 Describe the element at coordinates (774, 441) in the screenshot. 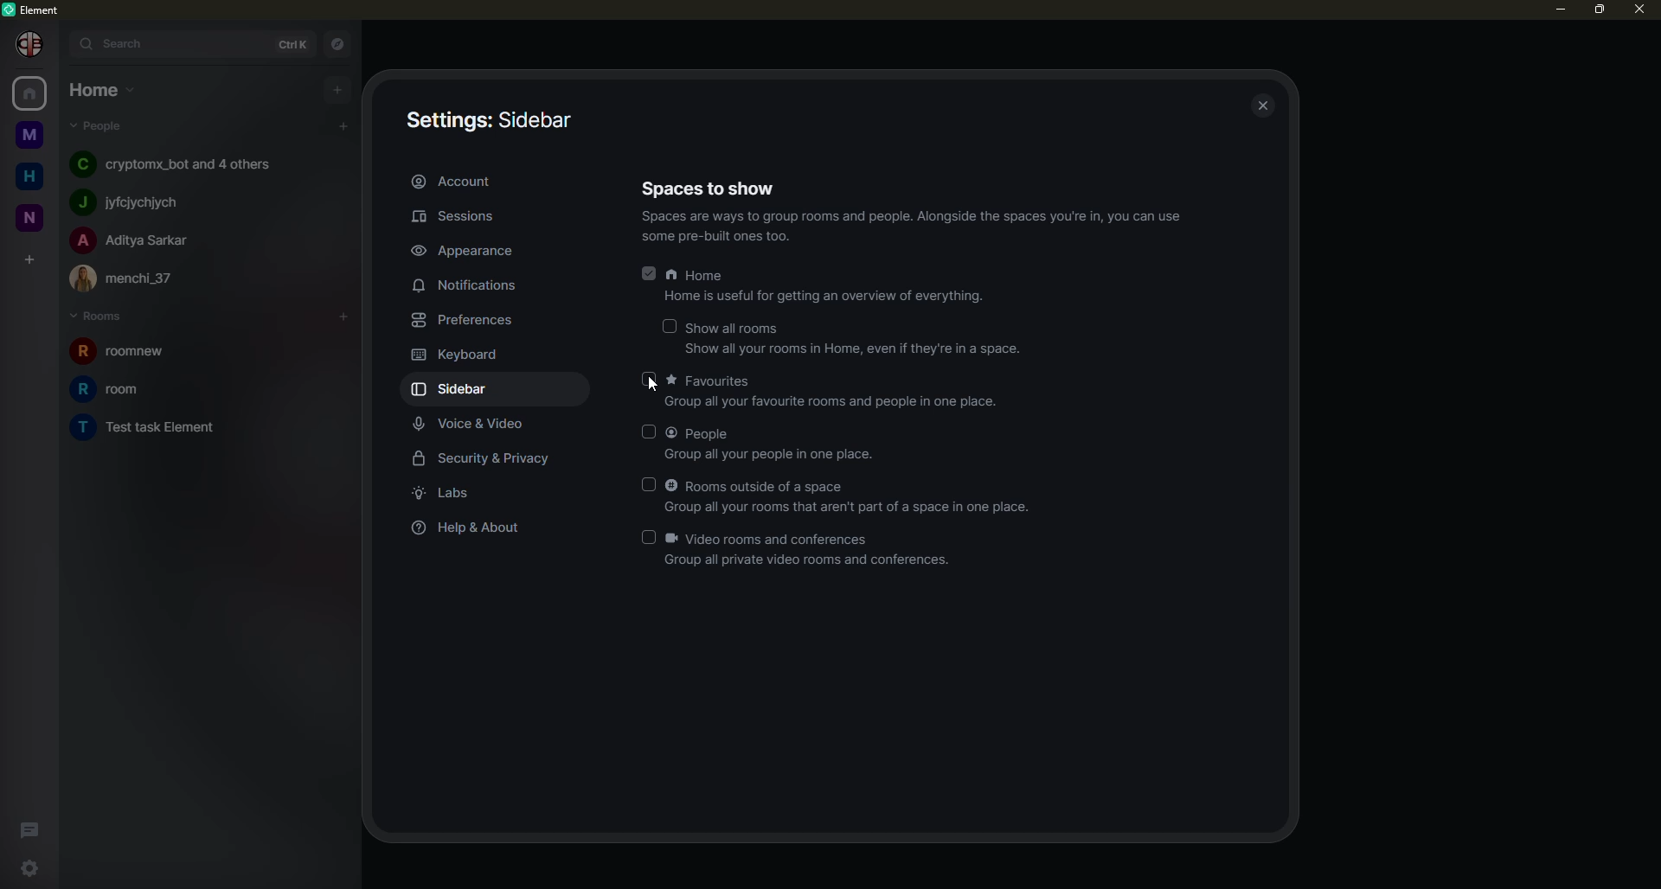

I see `people` at that location.